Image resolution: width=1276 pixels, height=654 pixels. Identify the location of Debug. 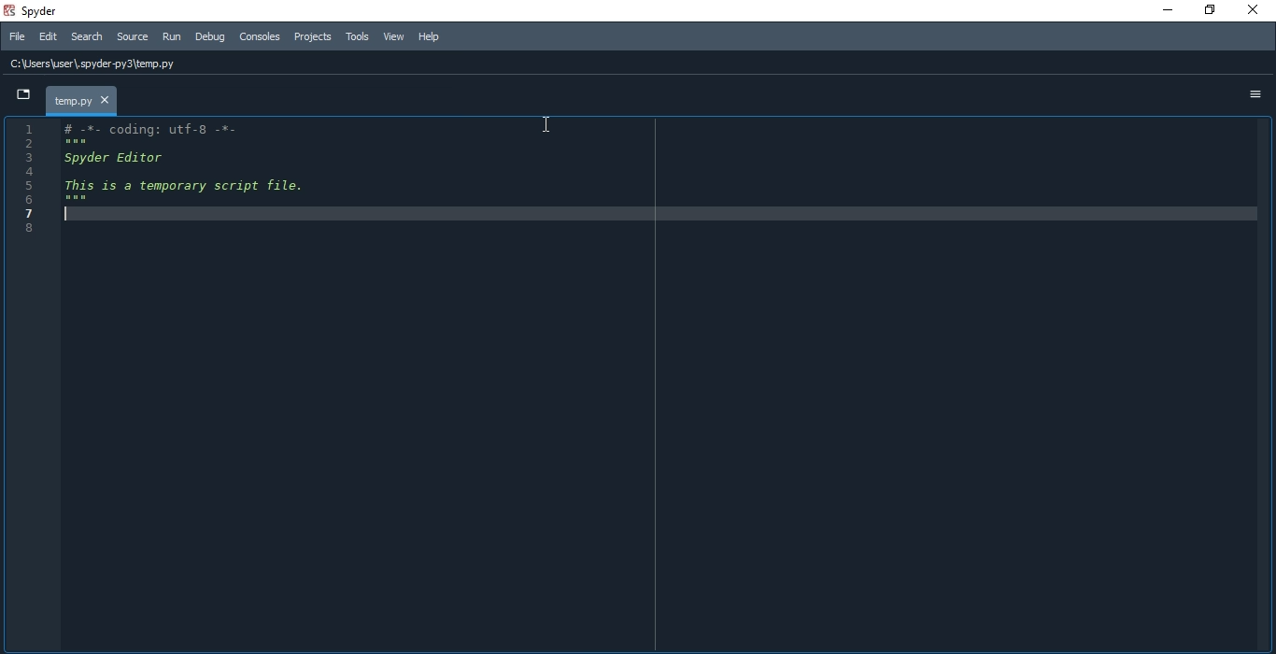
(209, 36).